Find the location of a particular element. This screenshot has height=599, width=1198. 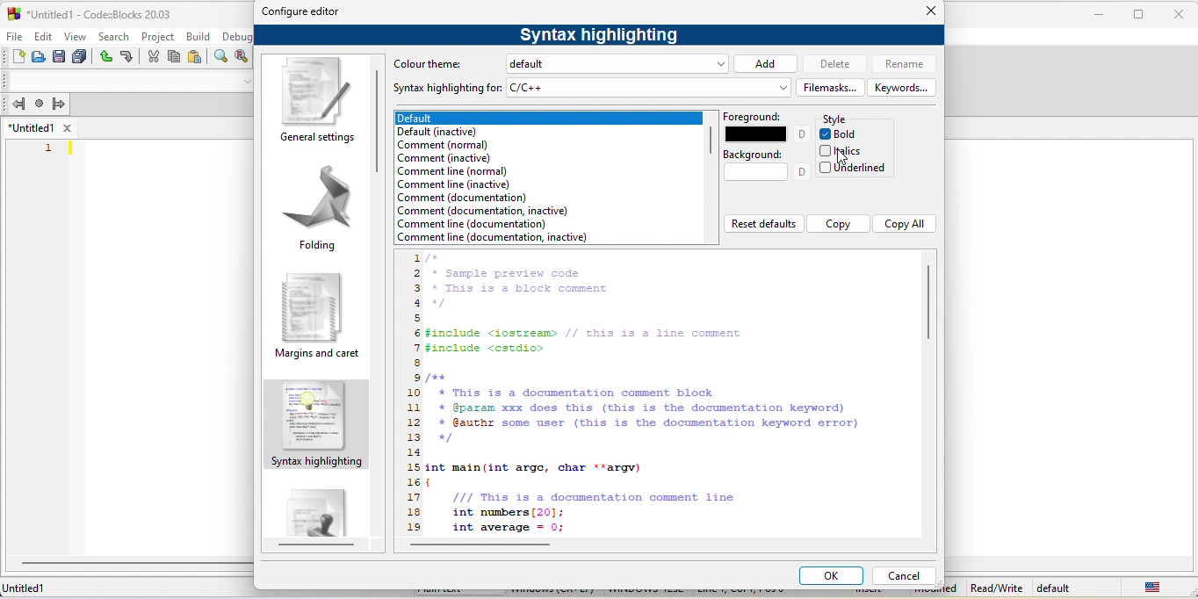

view is located at coordinates (75, 36).